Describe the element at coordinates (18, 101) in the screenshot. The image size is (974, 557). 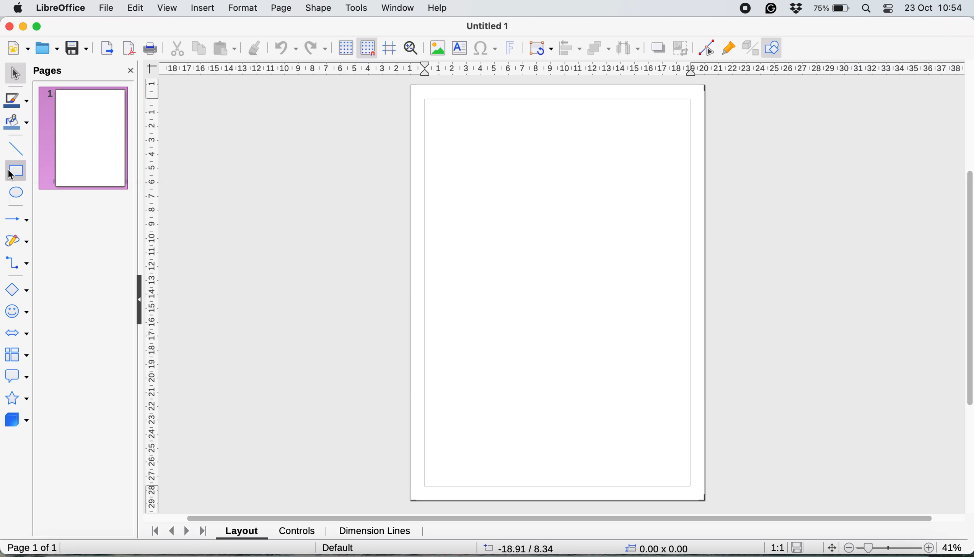
I see `line color` at that location.